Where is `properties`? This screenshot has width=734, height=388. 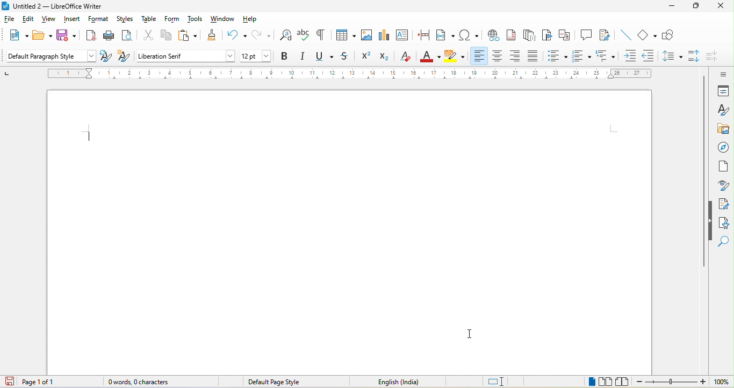
properties is located at coordinates (722, 91).